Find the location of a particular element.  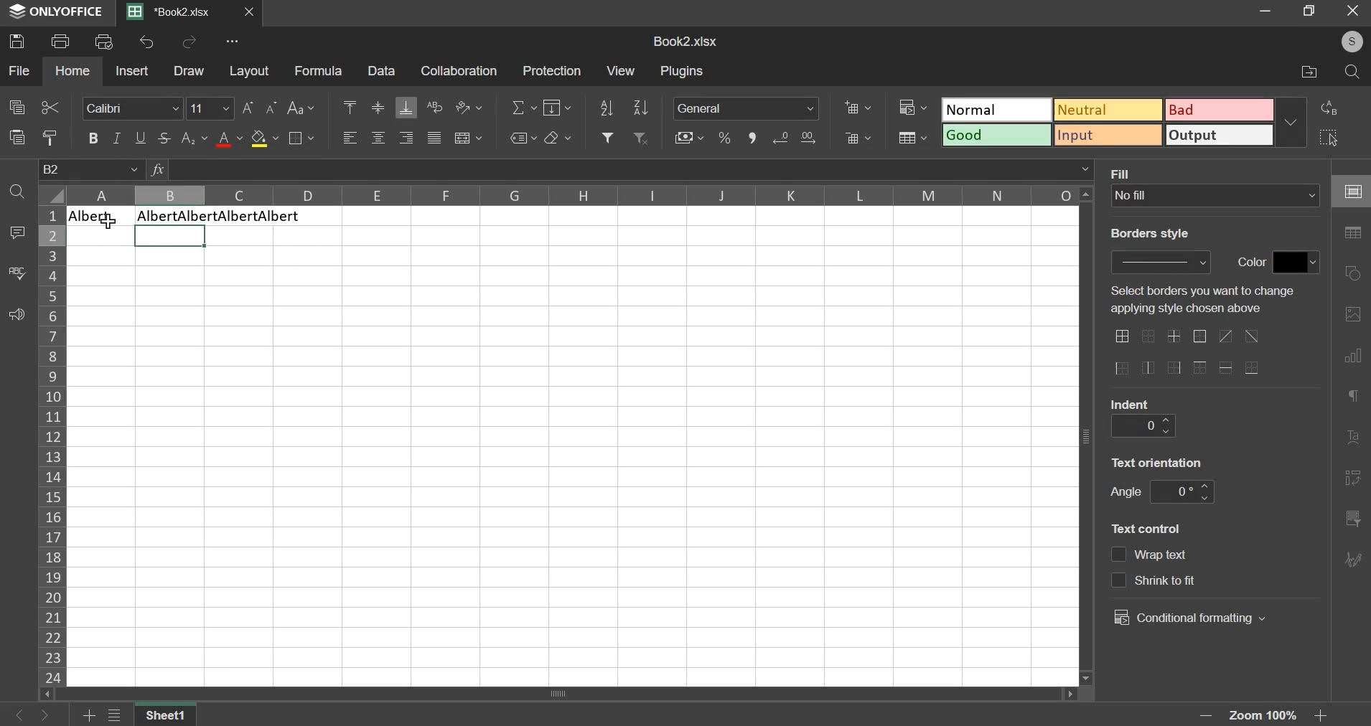

conditional formatting is located at coordinates (1194, 618).